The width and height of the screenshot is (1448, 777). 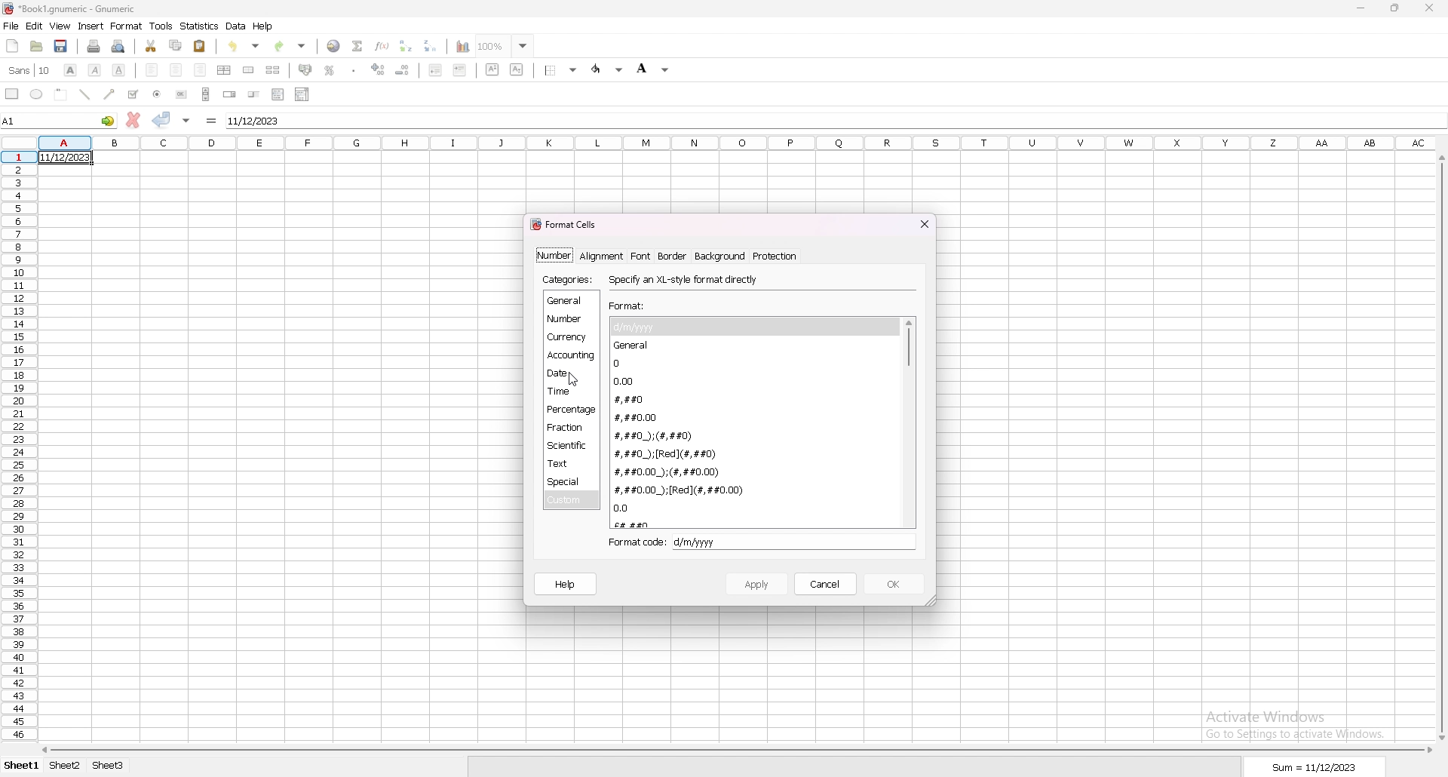 What do you see at coordinates (776, 256) in the screenshot?
I see `protection` at bounding box center [776, 256].